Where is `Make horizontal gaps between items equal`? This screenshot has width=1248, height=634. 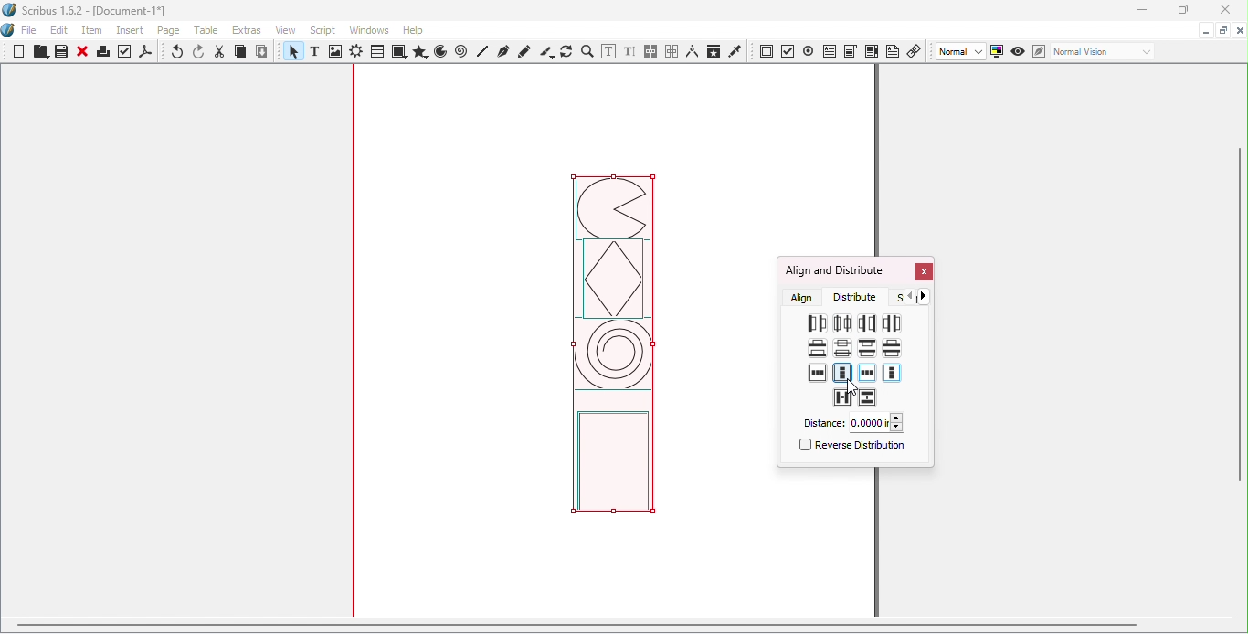
Make horizontal gaps between items equal is located at coordinates (893, 322).